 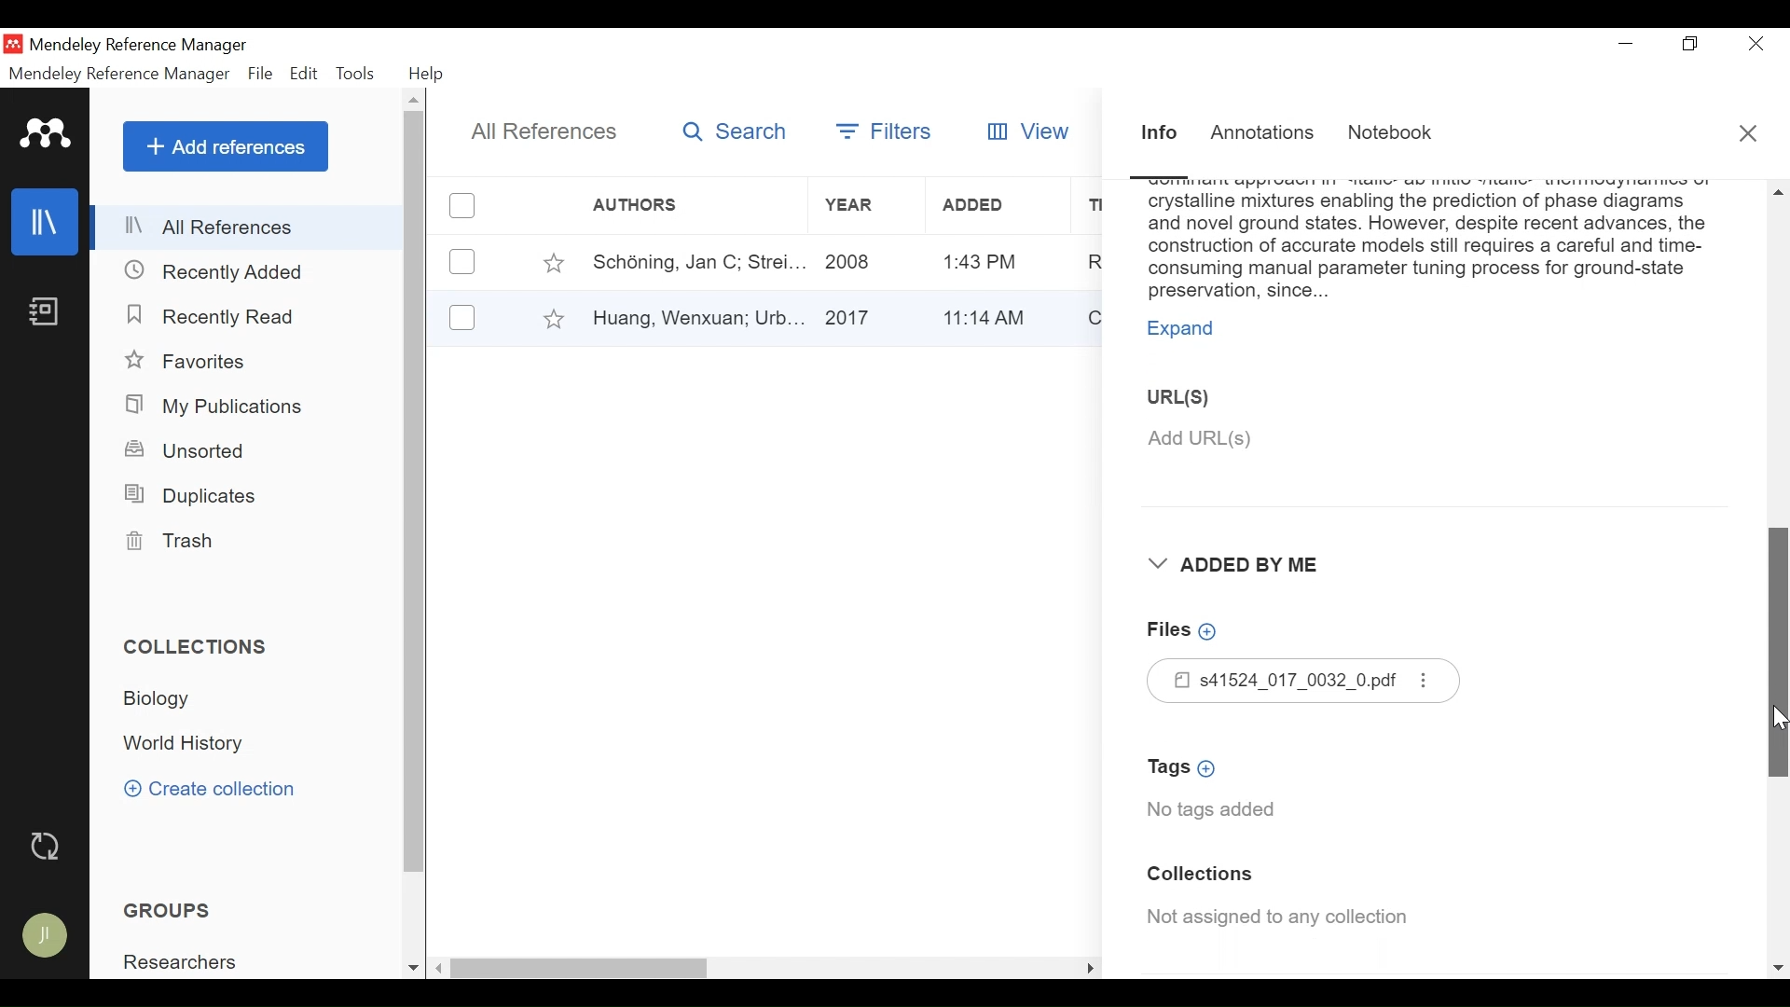 What do you see at coordinates (667, 205) in the screenshot?
I see `Author` at bounding box center [667, 205].